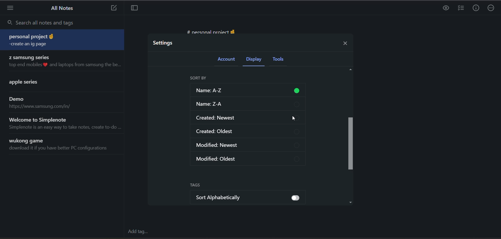 Image resolution: width=501 pixels, height=239 pixels. I want to click on note title and preview, so click(59, 145).